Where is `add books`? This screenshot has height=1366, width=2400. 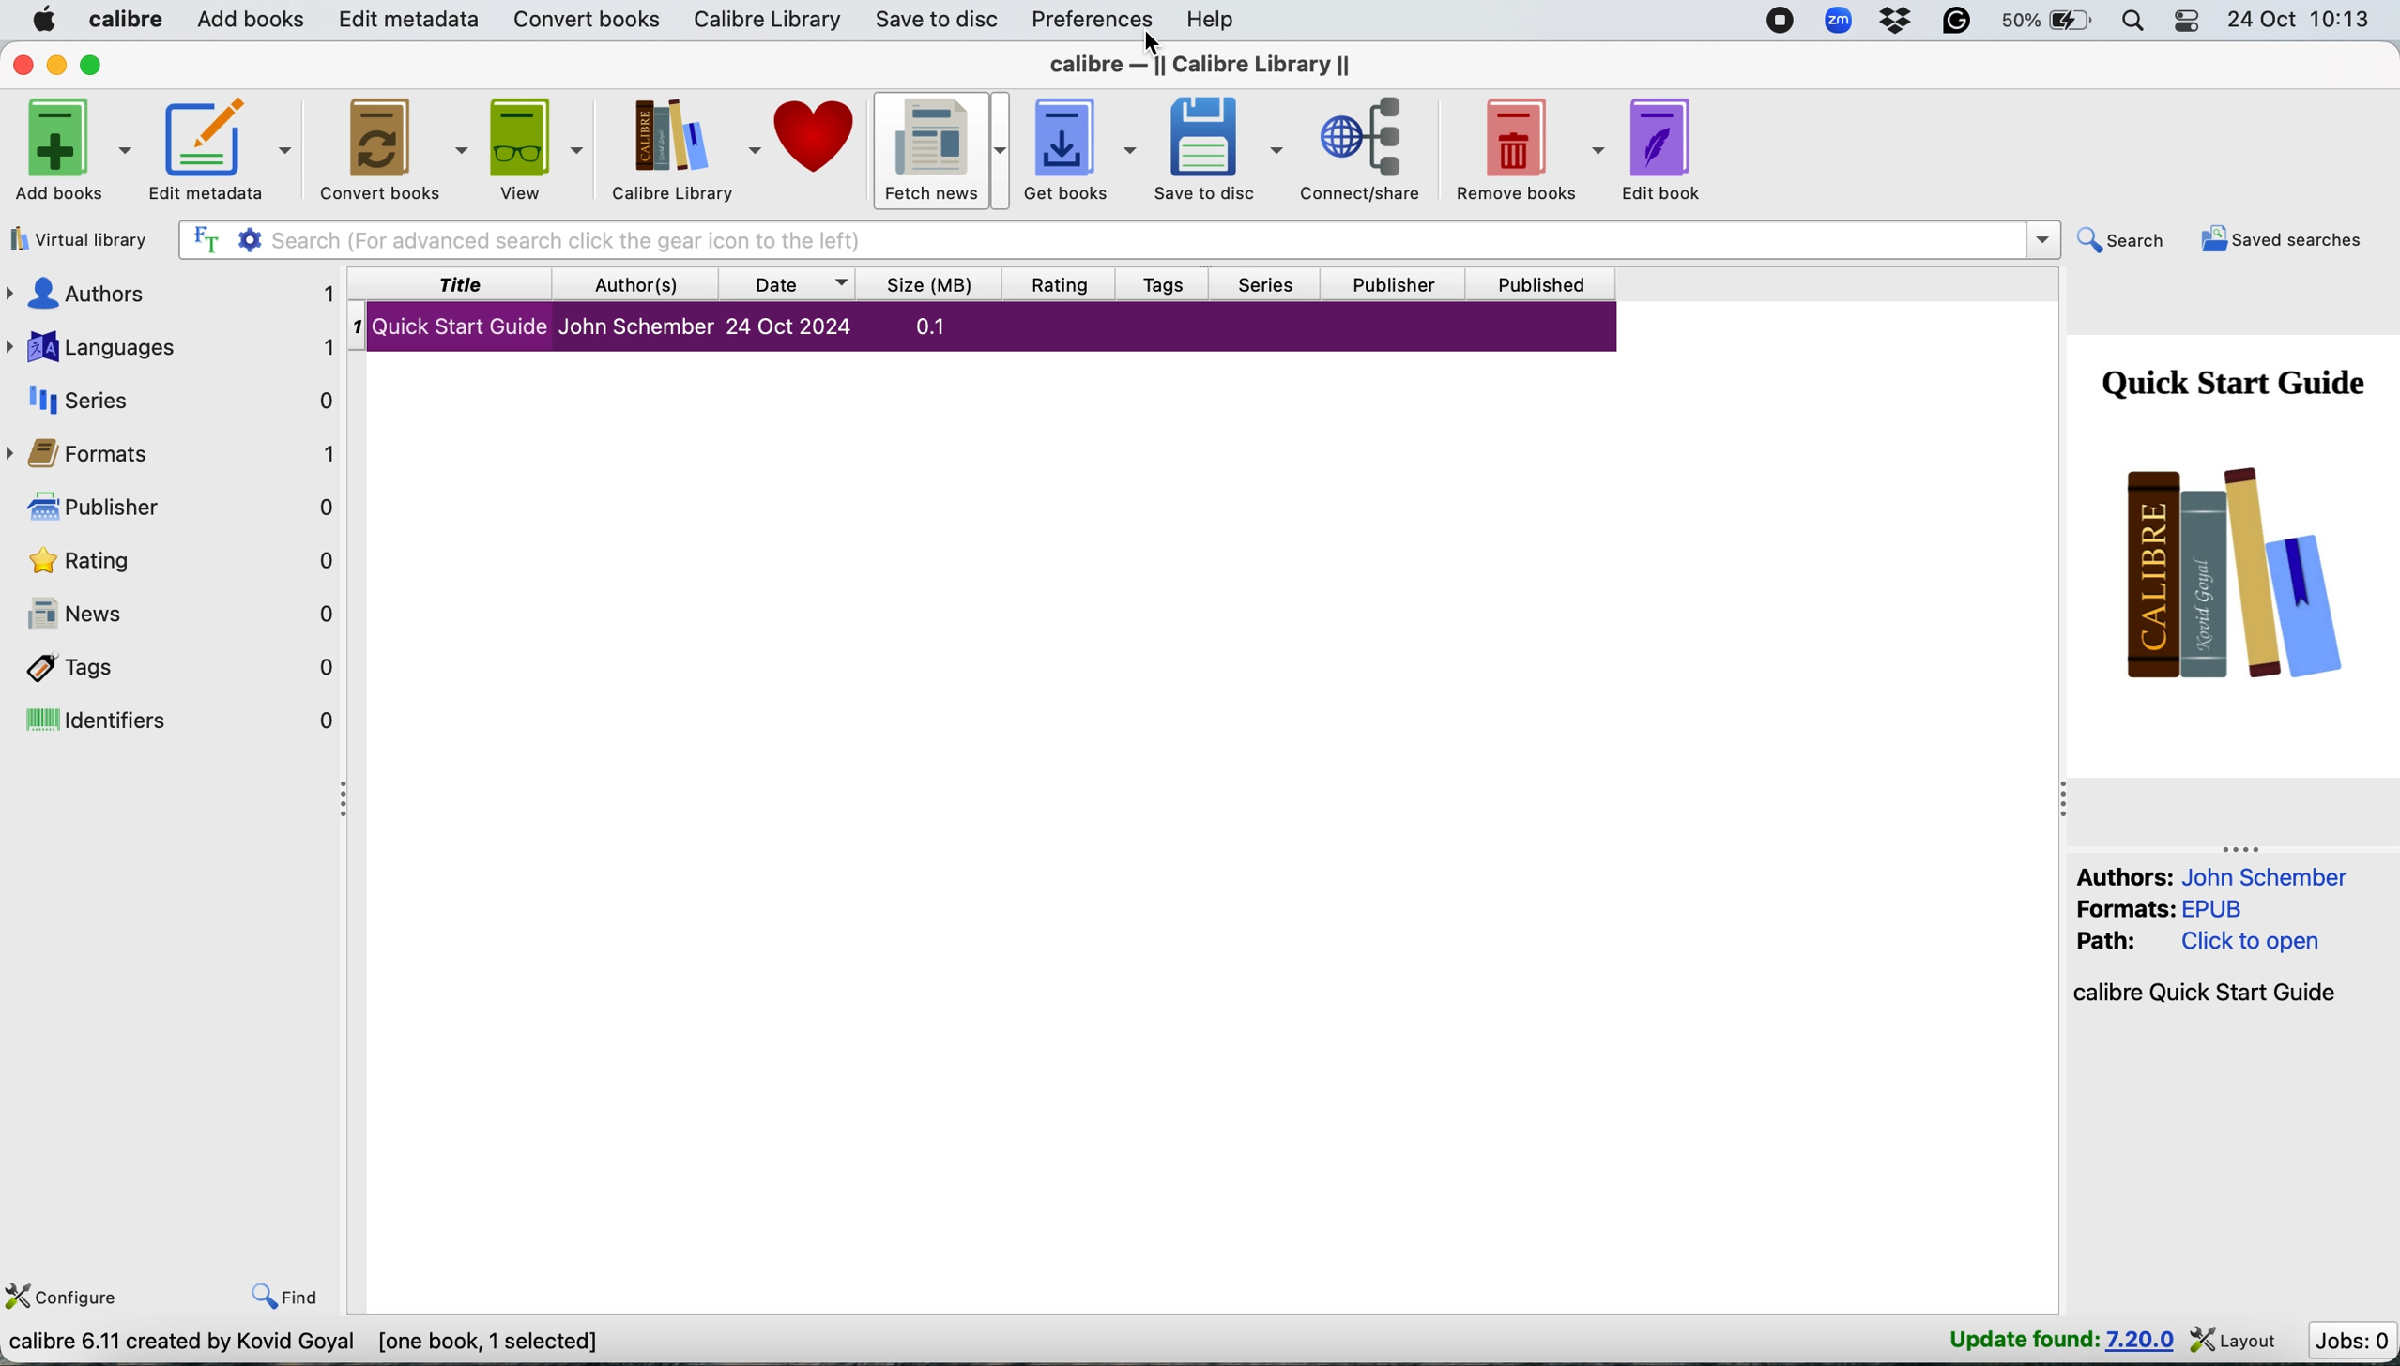 add books is located at coordinates (78, 150).